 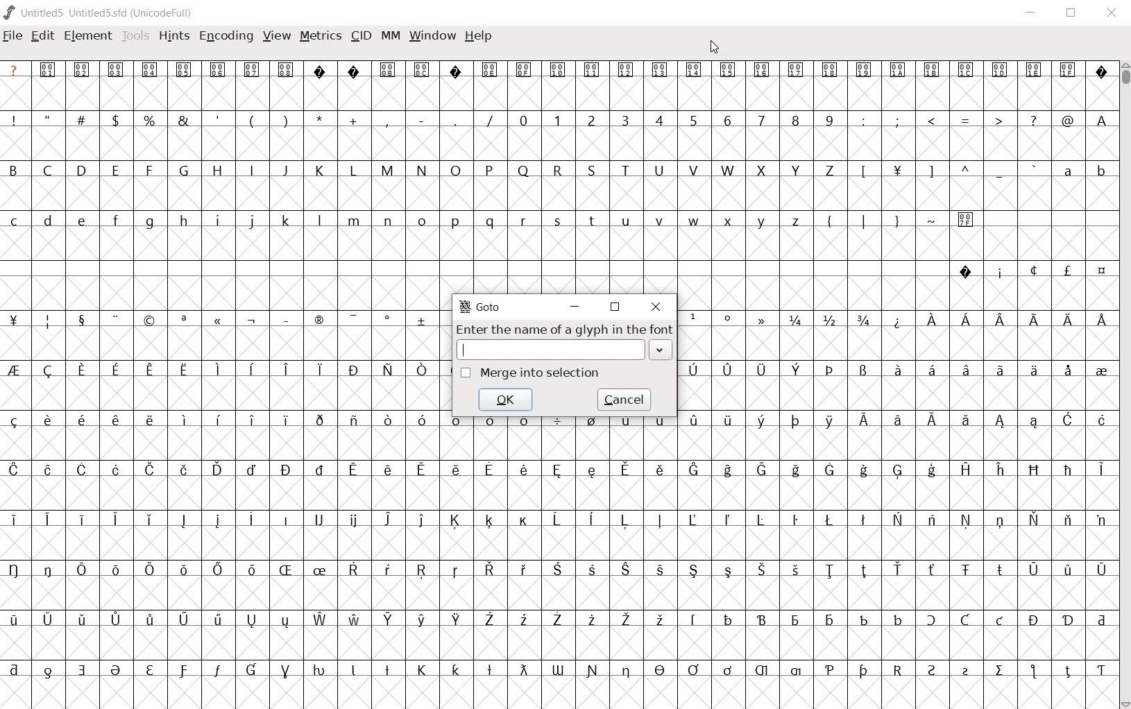 I want to click on SCROLLBAR, so click(x=1124, y=384).